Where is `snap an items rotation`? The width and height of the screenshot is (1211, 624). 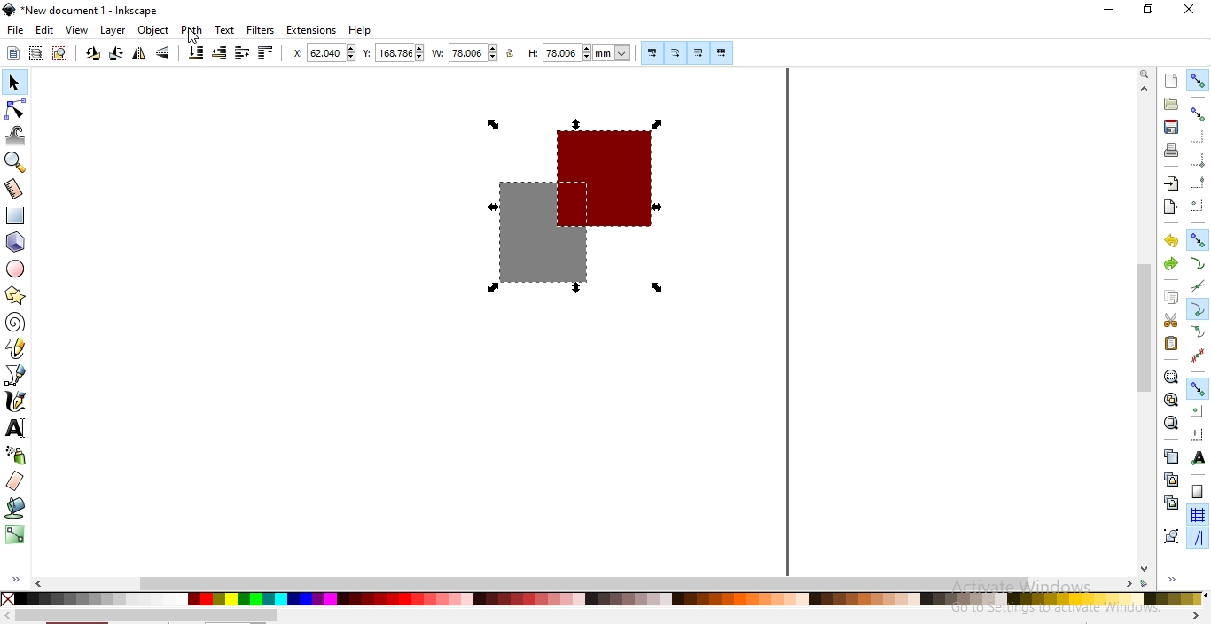 snap an items rotation is located at coordinates (1199, 434).